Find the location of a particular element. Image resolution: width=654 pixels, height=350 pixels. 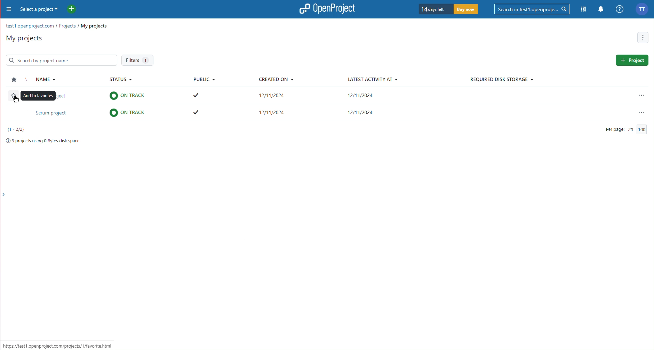

Help is located at coordinates (618, 8).